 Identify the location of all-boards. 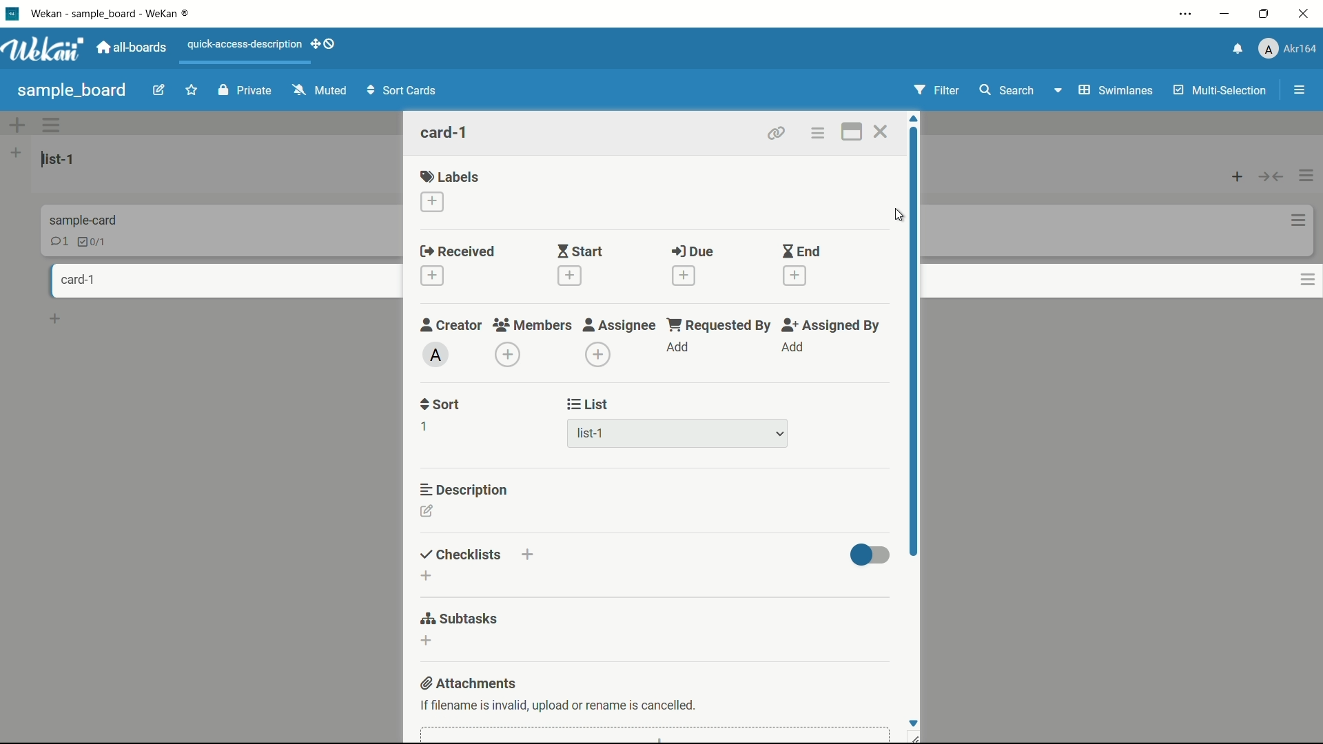
(132, 48).